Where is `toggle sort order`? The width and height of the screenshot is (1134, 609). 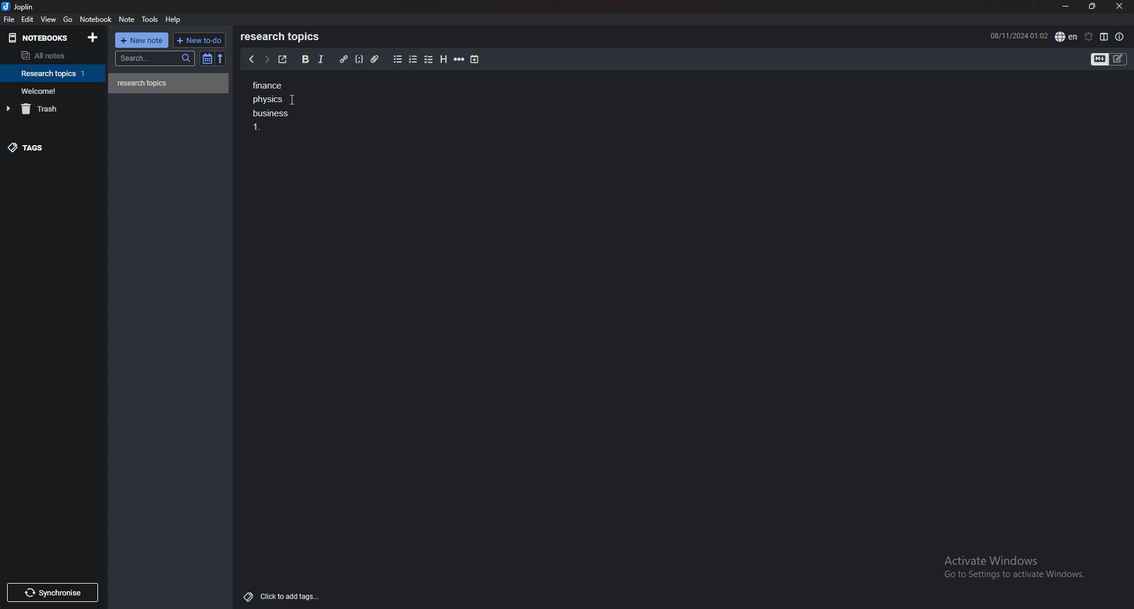
toggle sort order is located at coordinates (207, 59).